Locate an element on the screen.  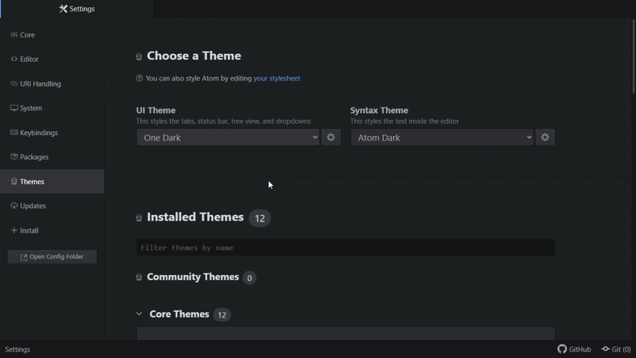
Core themes is located at coordinates (182, 314).